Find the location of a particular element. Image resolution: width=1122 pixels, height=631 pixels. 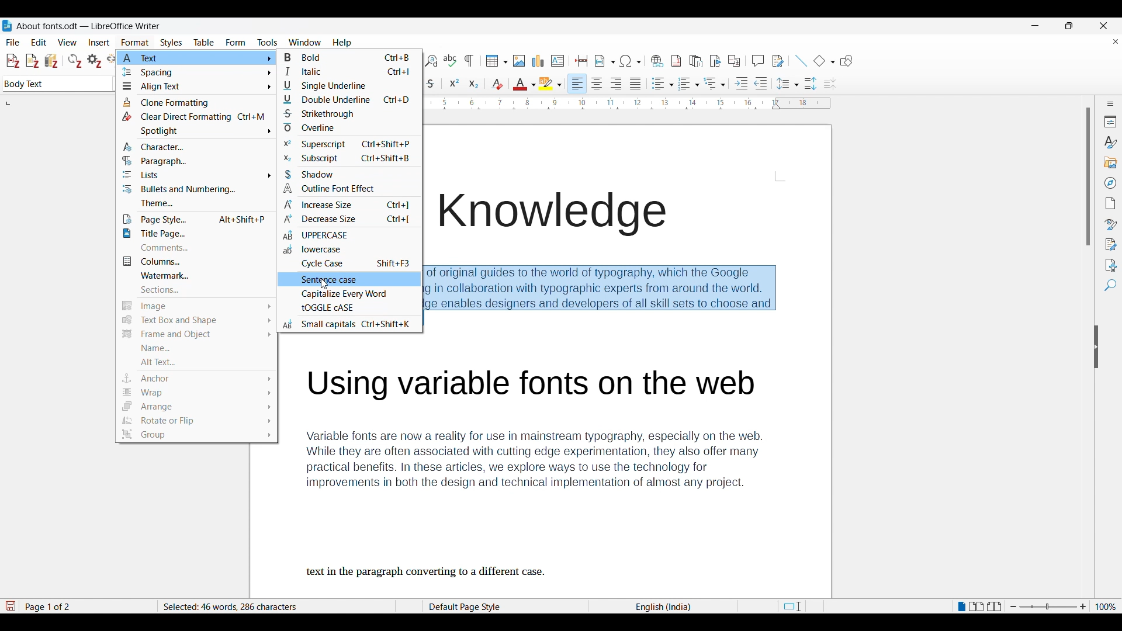

Watermark is located at coordinates (193, 276).